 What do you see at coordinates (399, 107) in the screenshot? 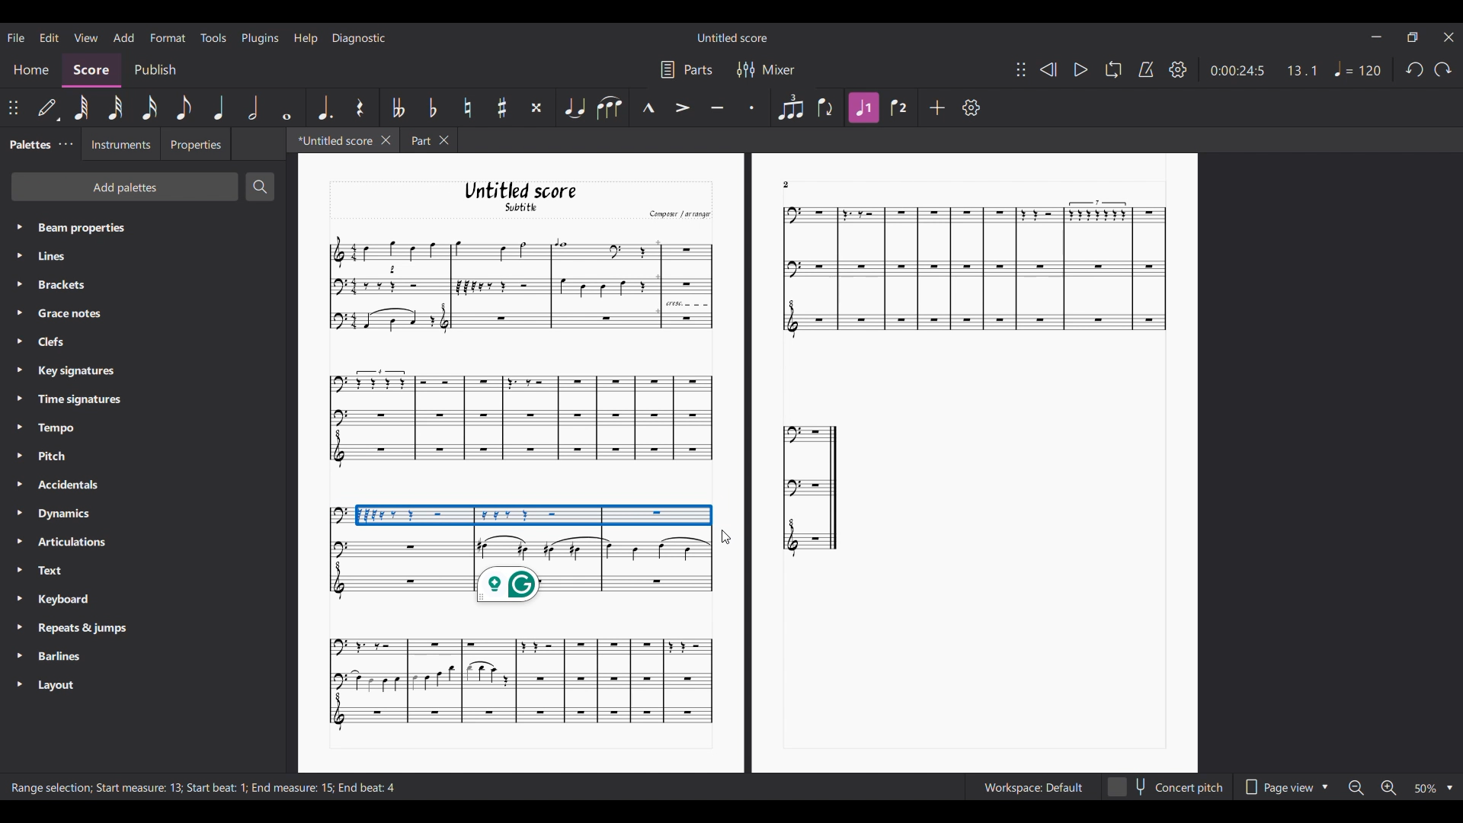
I see `Toggle double flat` at bounding box center [399, 107].